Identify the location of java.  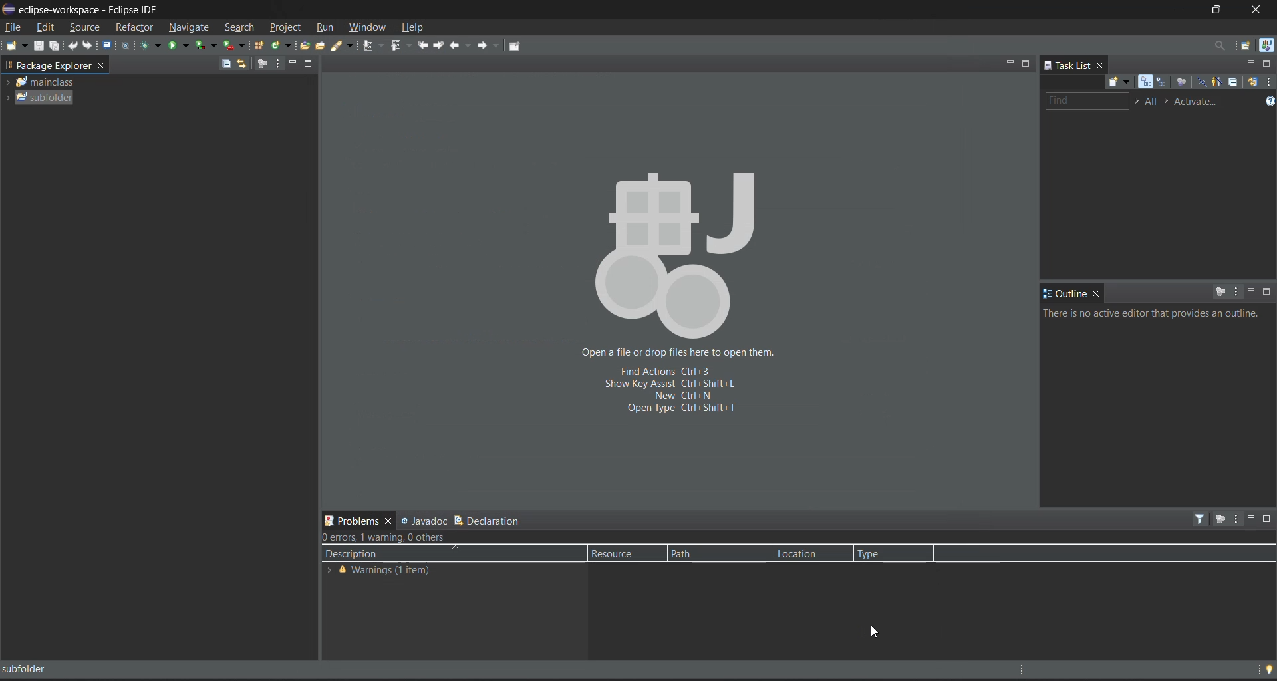
(1266, 45).